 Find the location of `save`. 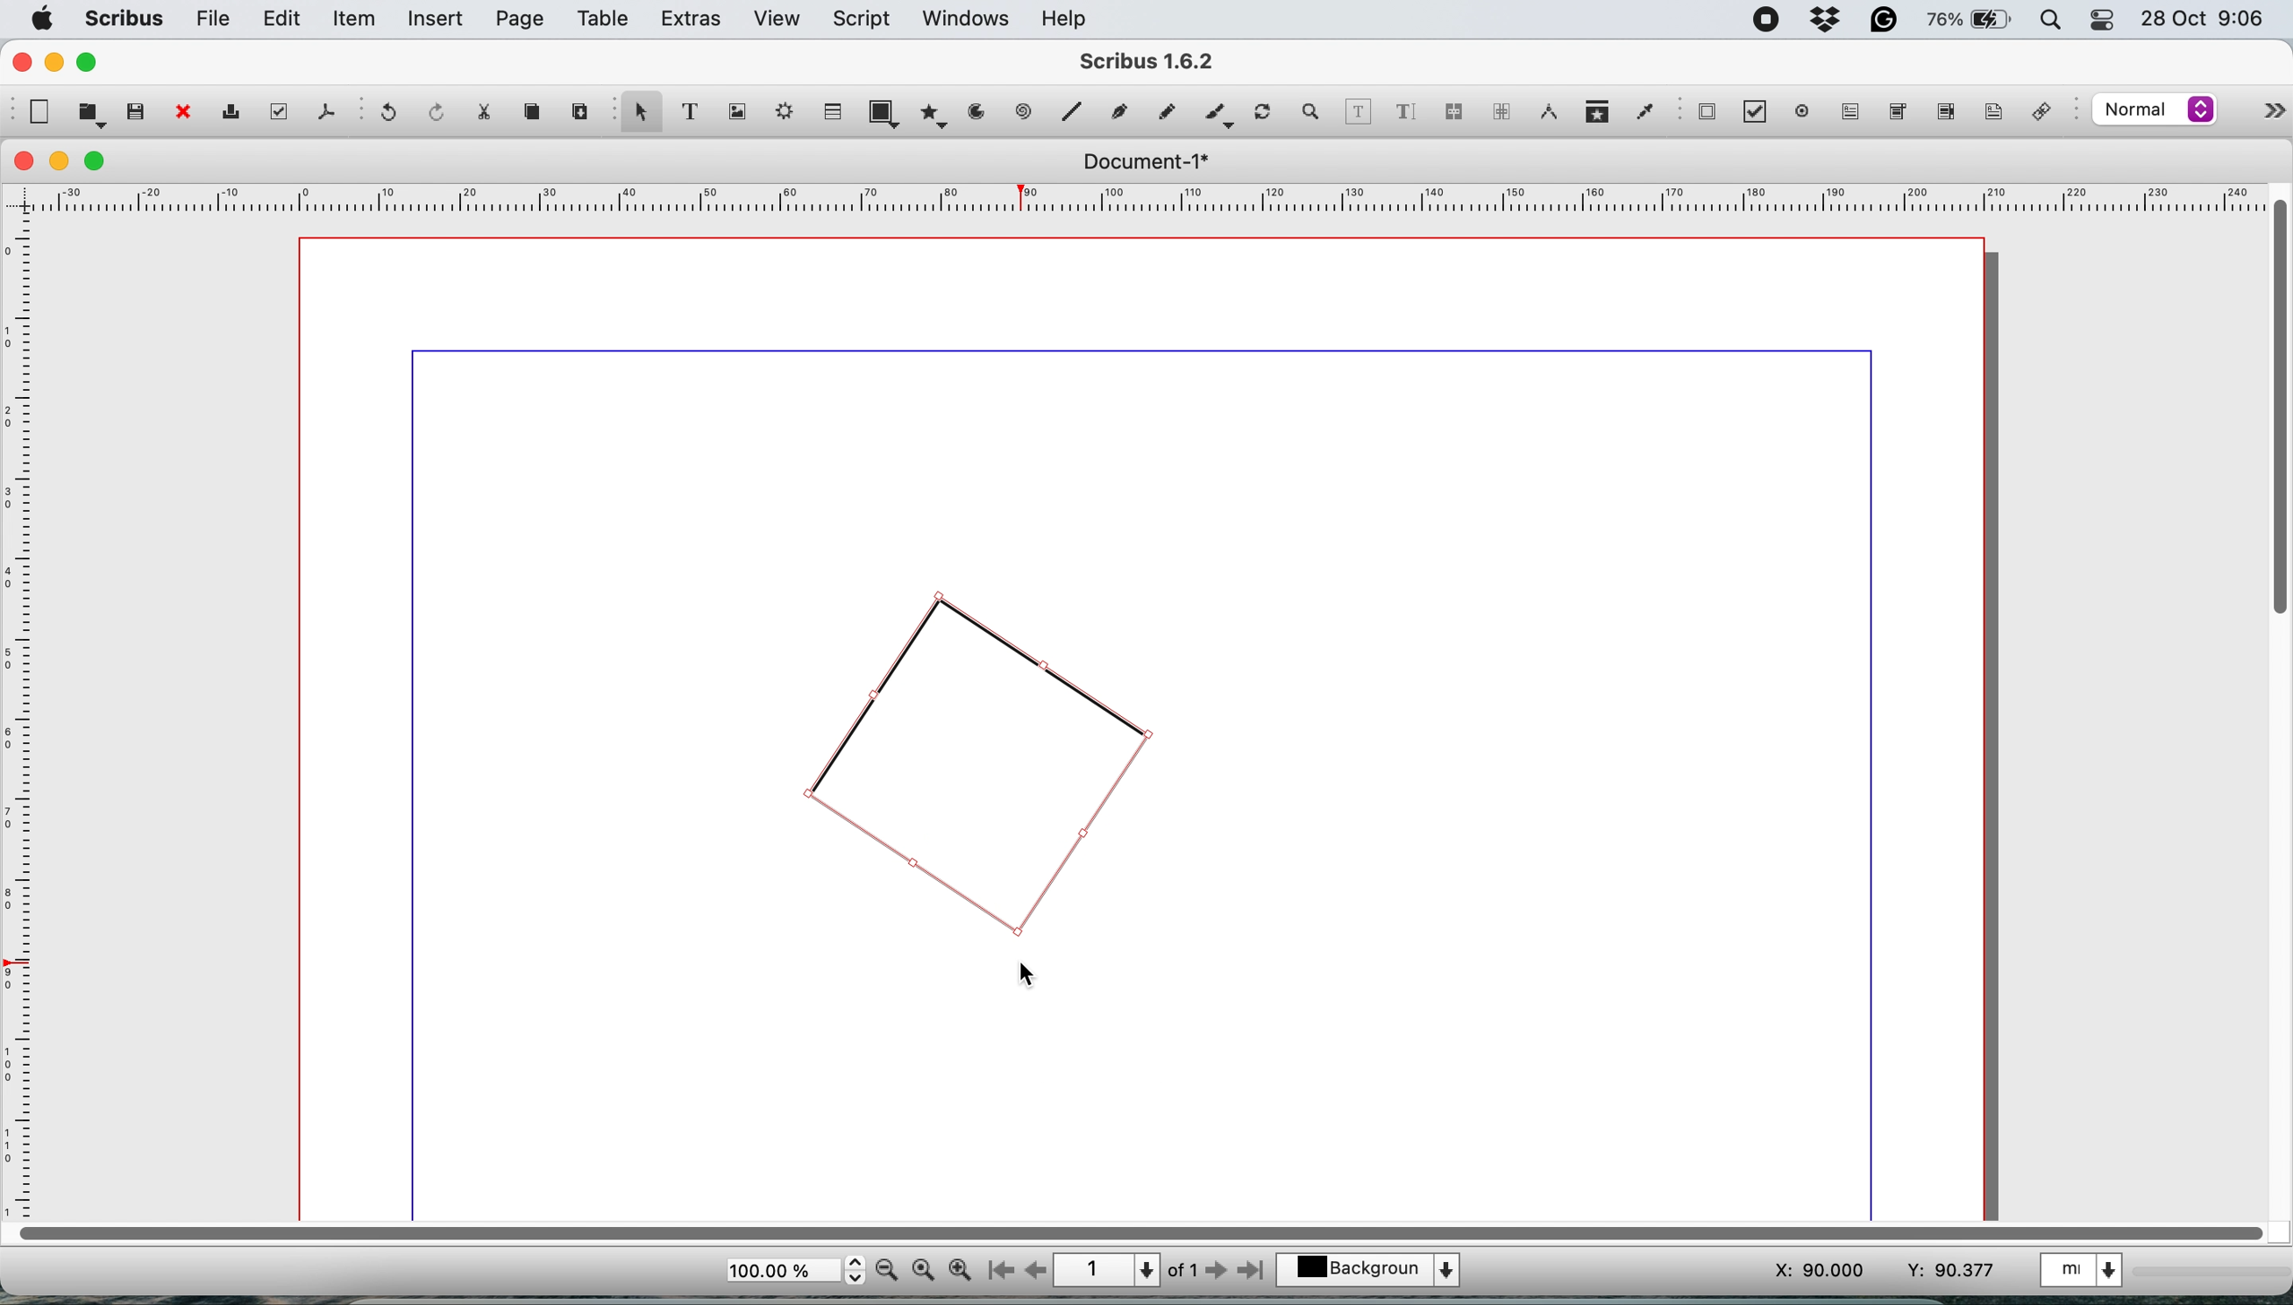

save is located at coordinates (135, 111).